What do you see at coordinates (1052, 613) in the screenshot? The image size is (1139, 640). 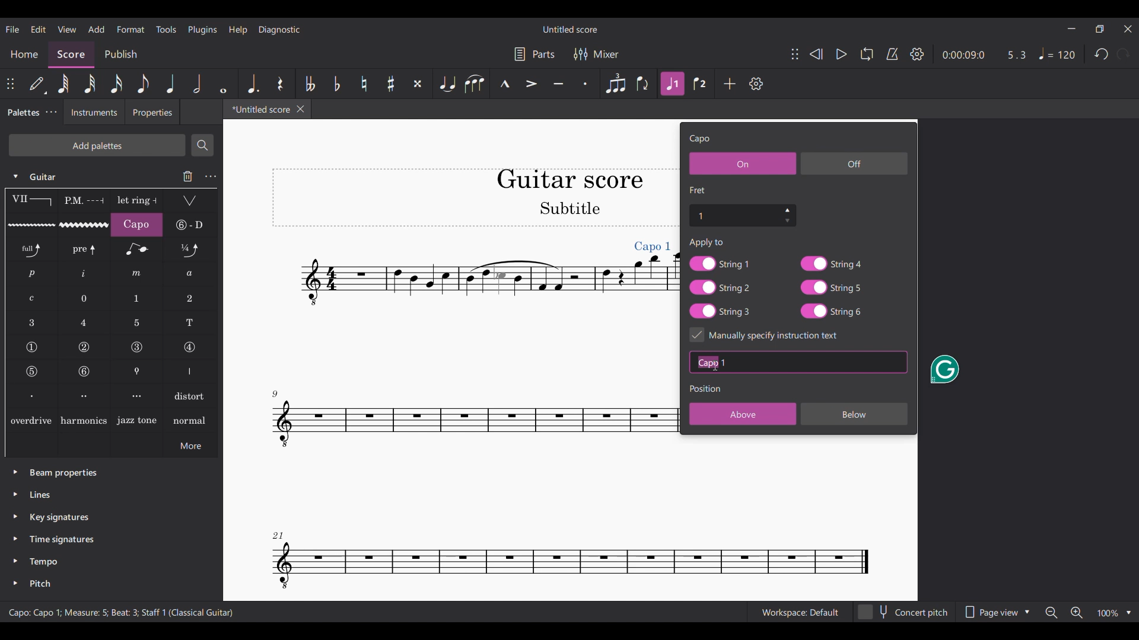 I see `Zoom out` at bounding box center [1052, 613].